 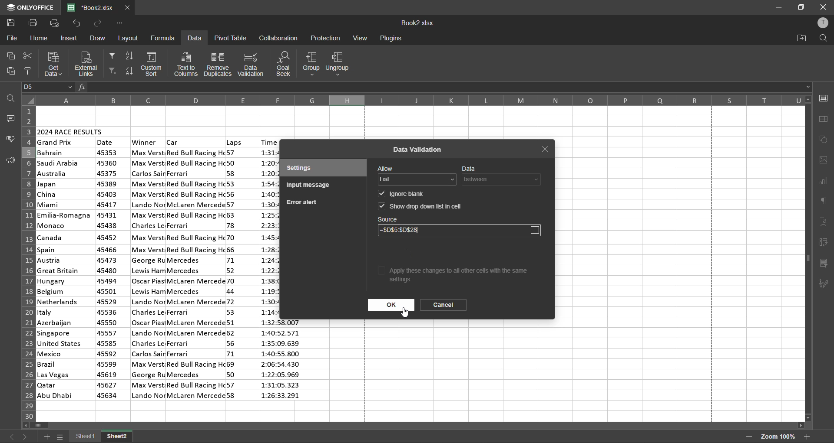 What do you see at coordinates (268, 142) in the screenshot?
I see `time` at bounding box center [268, 142].